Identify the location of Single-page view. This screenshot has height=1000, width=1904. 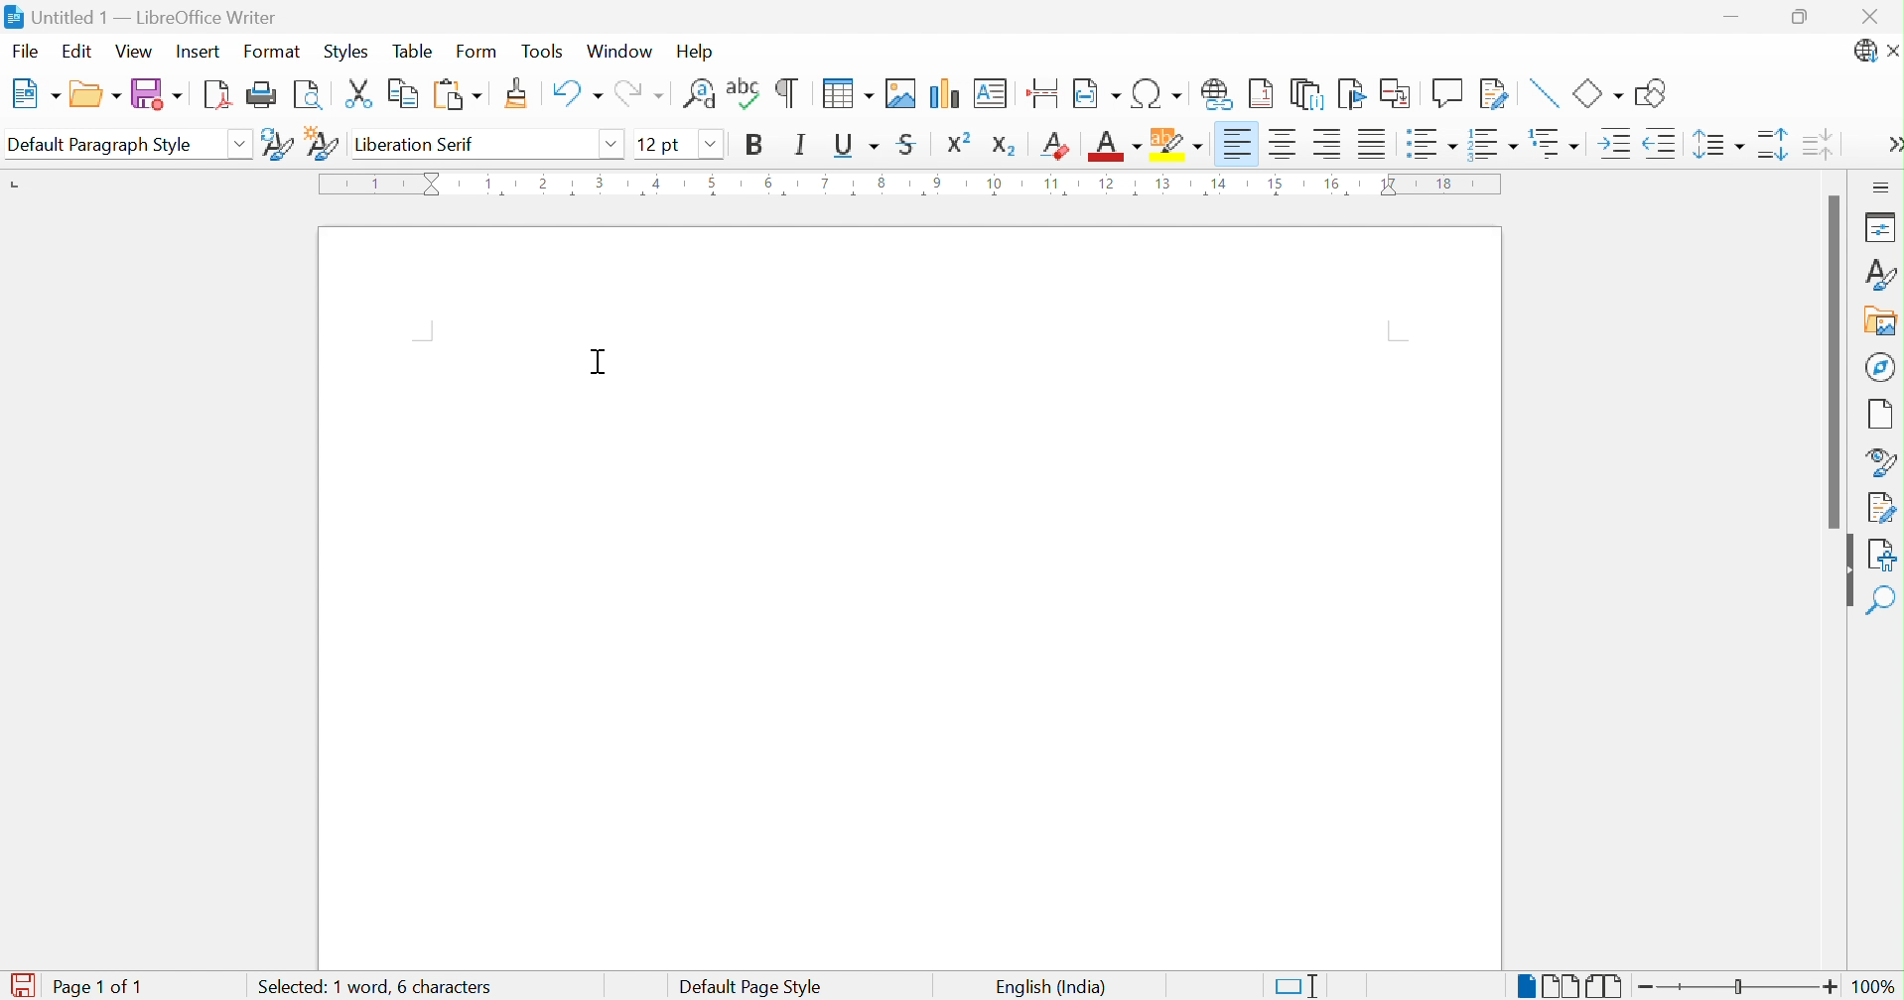
(1525, 988).